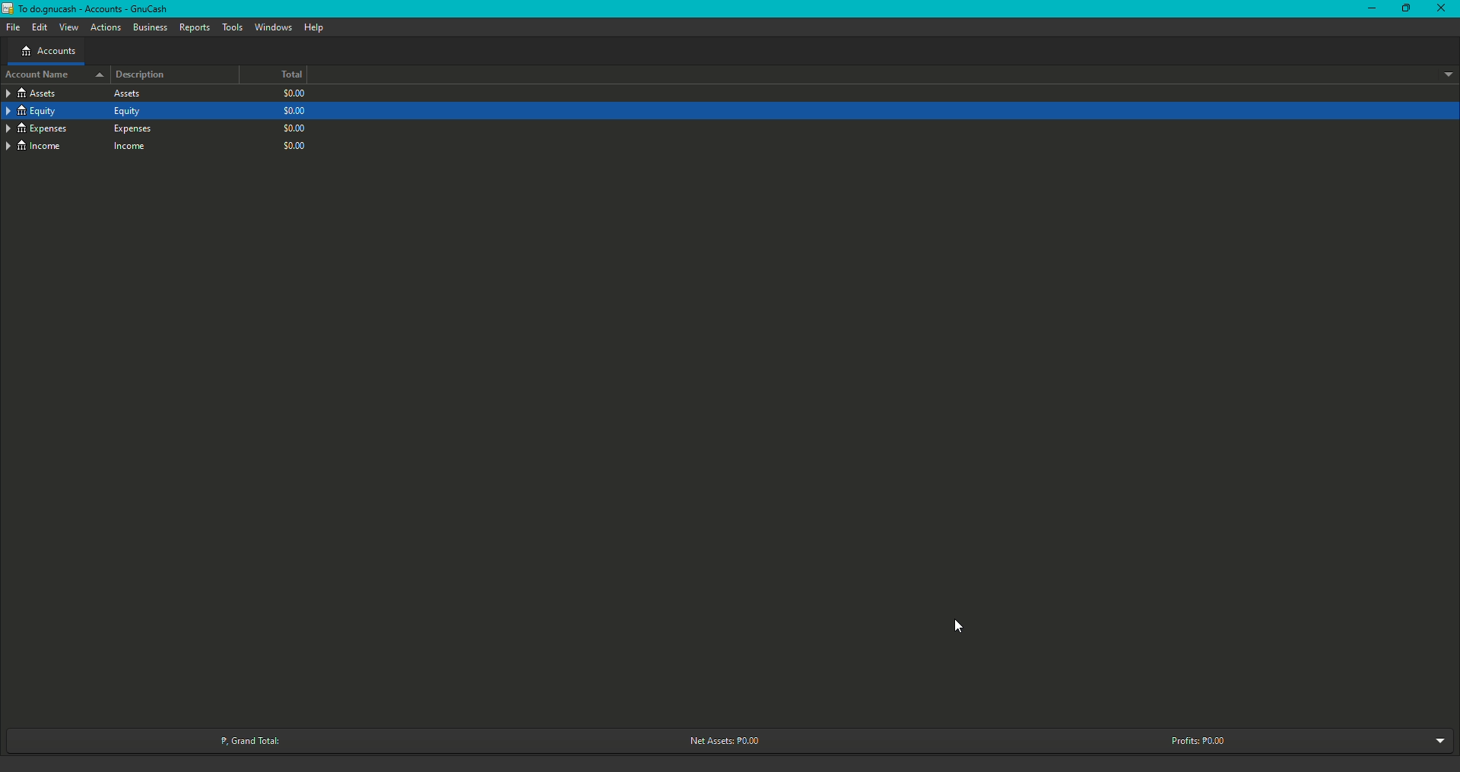  What do you see at coordinates (50, 76) in the screenshot?
I see `Account name` at bounding box center [50, 76].